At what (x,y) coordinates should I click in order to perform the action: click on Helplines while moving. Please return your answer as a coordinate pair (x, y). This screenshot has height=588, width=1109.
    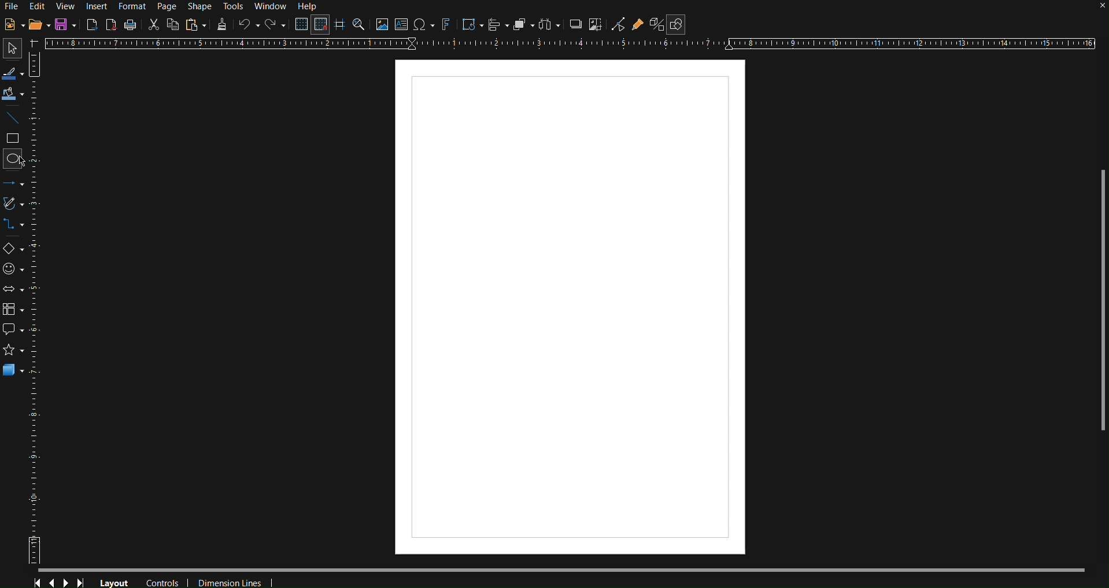
    Looking at the image, I should click on (339, 25).